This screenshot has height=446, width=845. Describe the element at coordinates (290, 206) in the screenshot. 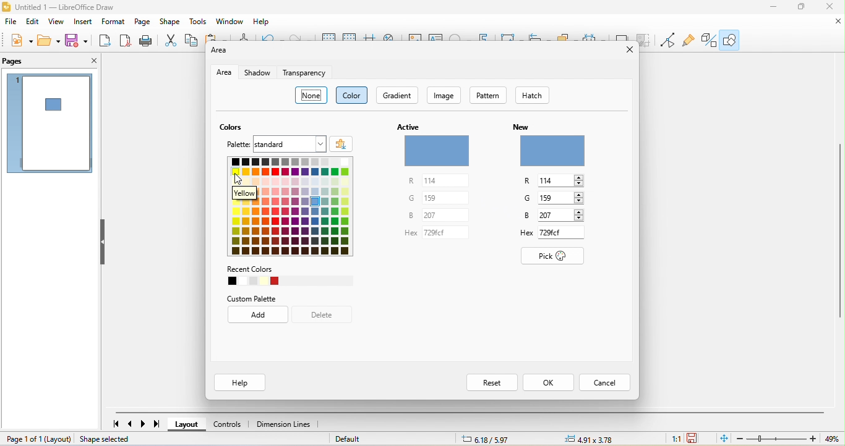

I see `color` at that location.